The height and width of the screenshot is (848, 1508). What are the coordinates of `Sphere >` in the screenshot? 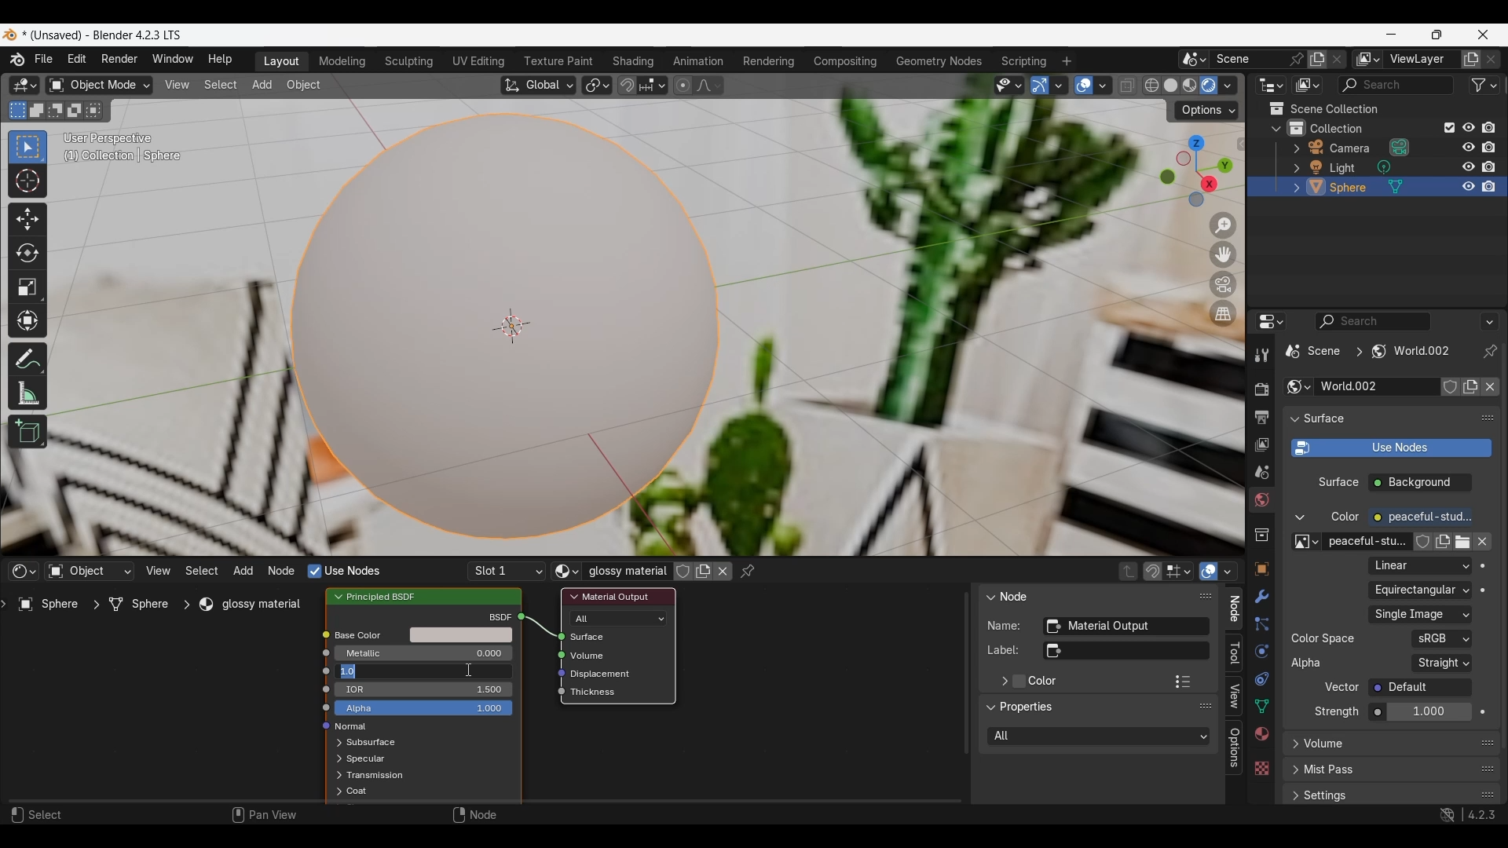 It's located at (147, 604).